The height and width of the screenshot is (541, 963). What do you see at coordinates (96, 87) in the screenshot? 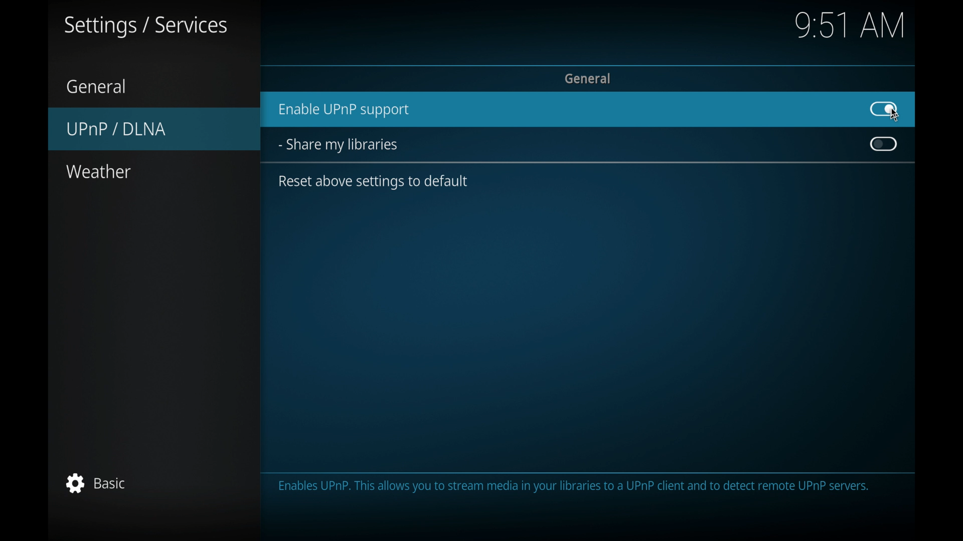
I see `general` at bounding box center [96, 87].